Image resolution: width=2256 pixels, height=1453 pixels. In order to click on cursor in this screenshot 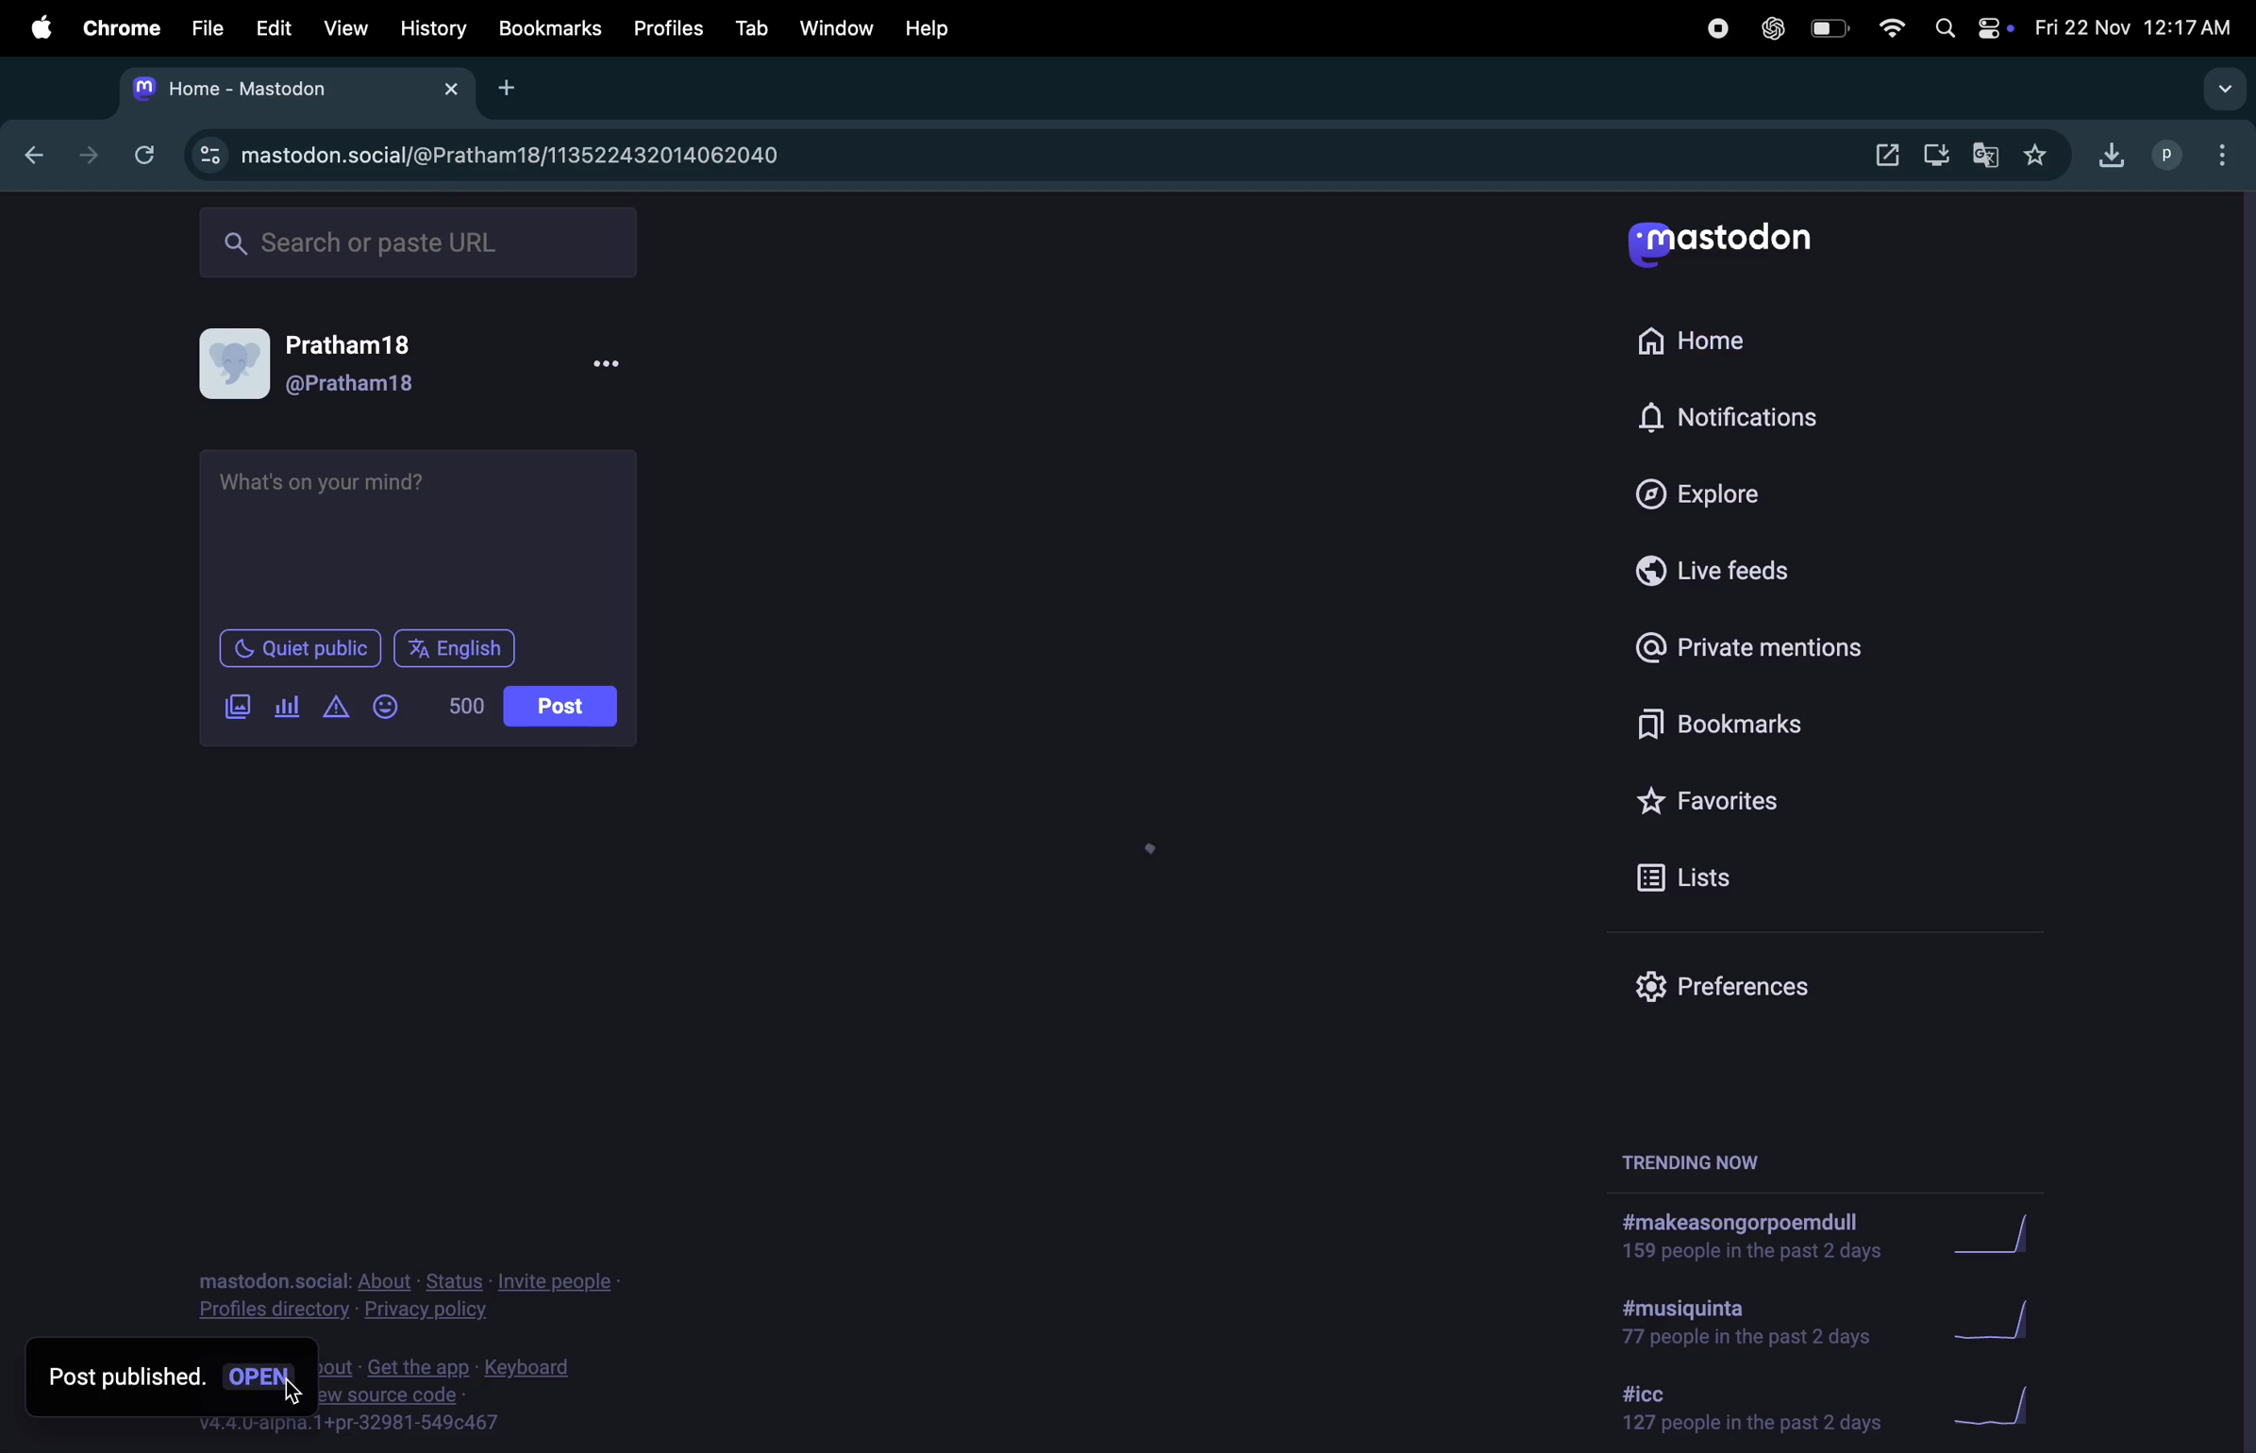, I will do `click(292, 1386)`.